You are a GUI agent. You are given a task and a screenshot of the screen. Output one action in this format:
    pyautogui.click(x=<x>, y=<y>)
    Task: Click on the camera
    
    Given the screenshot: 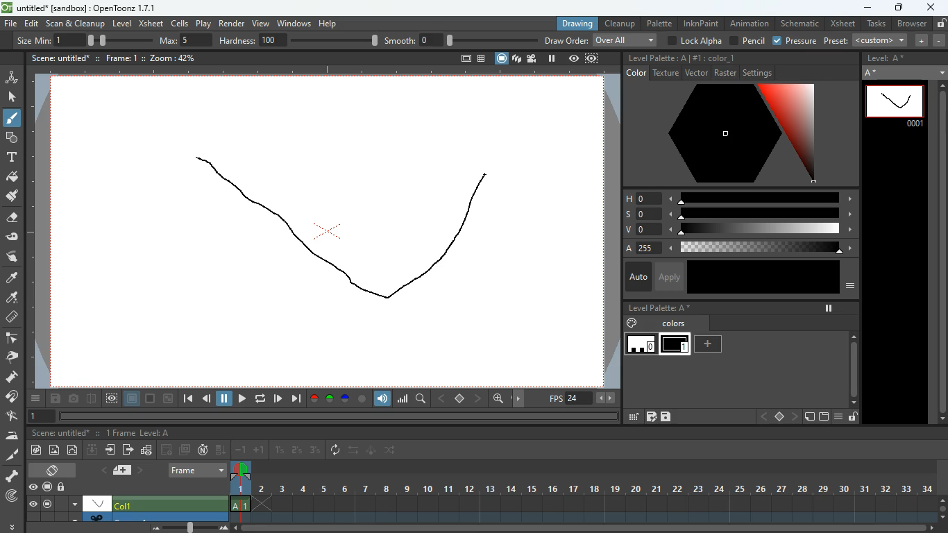 What is the action you would take?
    pyautogui.click(x=75, y=399)
    